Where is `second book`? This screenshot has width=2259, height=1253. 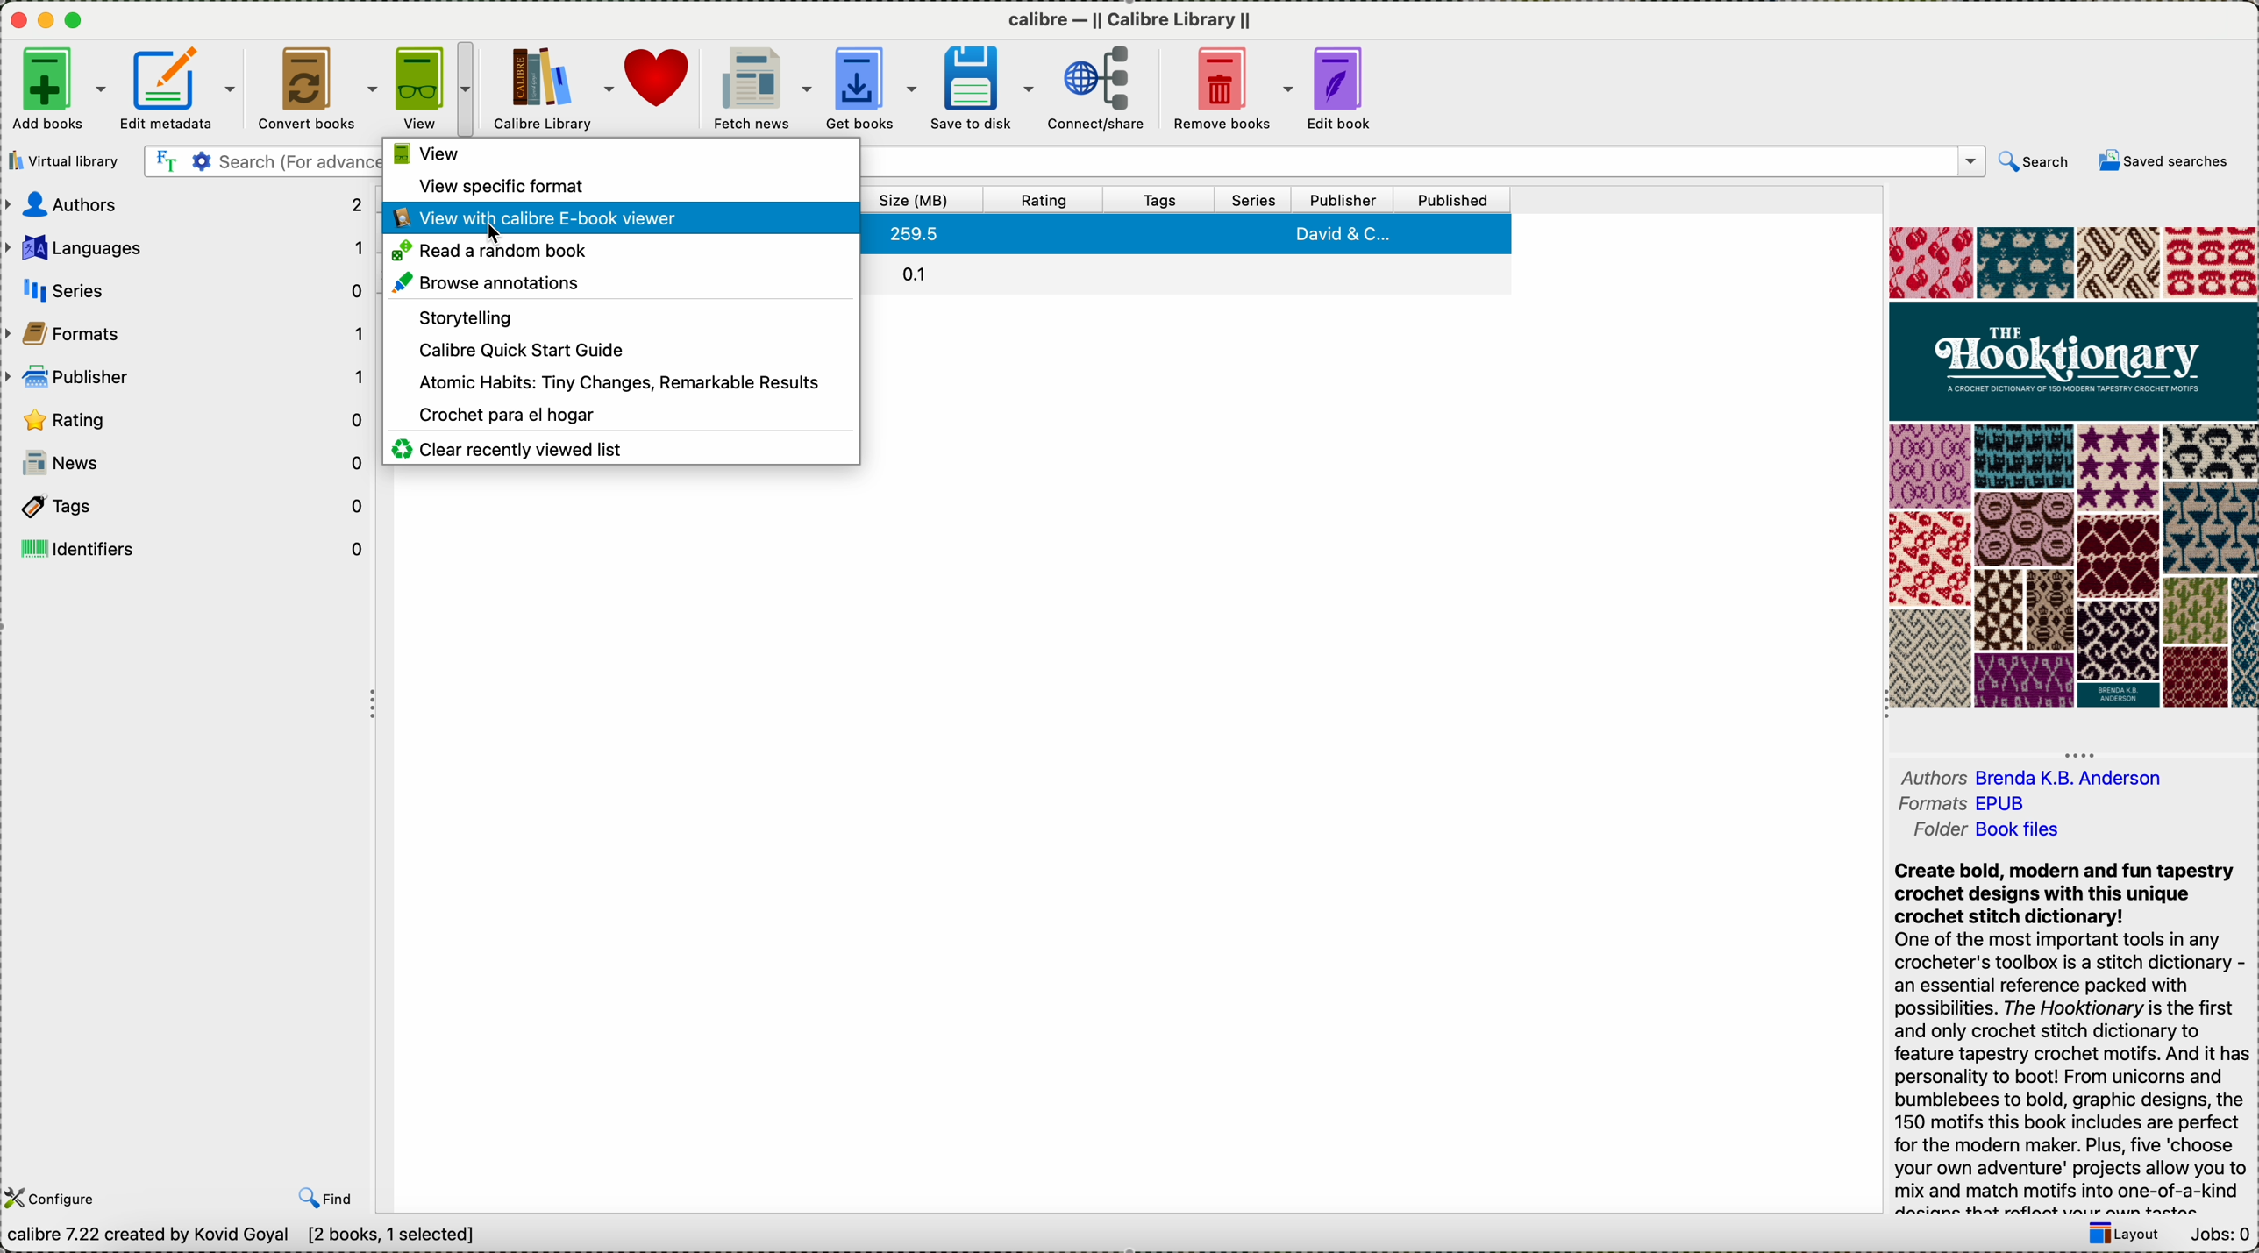
second book is located at coordinates (1192, 273).